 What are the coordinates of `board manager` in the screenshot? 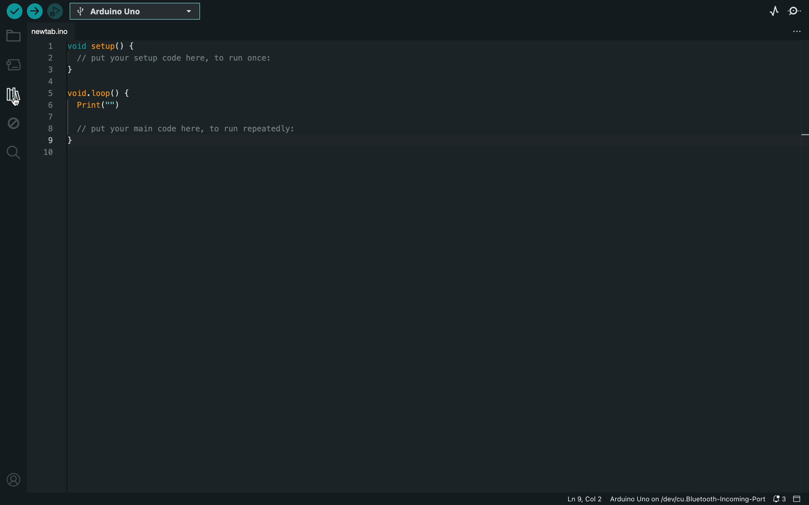 It's located at (12, 64).